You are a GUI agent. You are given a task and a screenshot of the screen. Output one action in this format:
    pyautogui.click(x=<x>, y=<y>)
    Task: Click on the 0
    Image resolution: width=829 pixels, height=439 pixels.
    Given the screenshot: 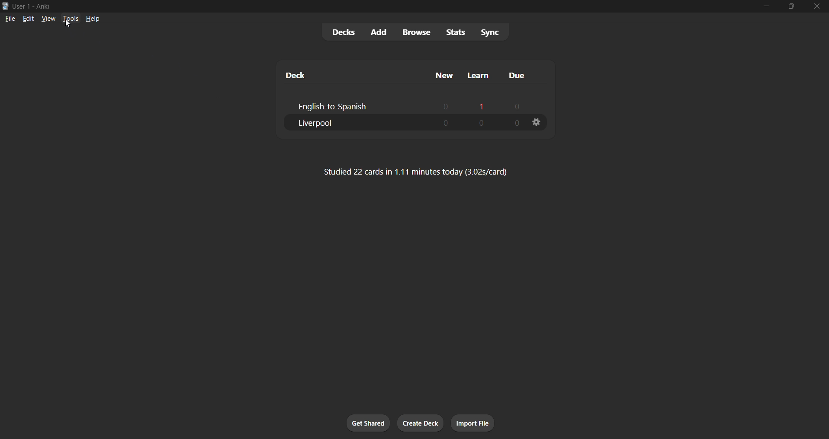 What is the action you would take?
    pyautogui.click(x=518, y=106)
    